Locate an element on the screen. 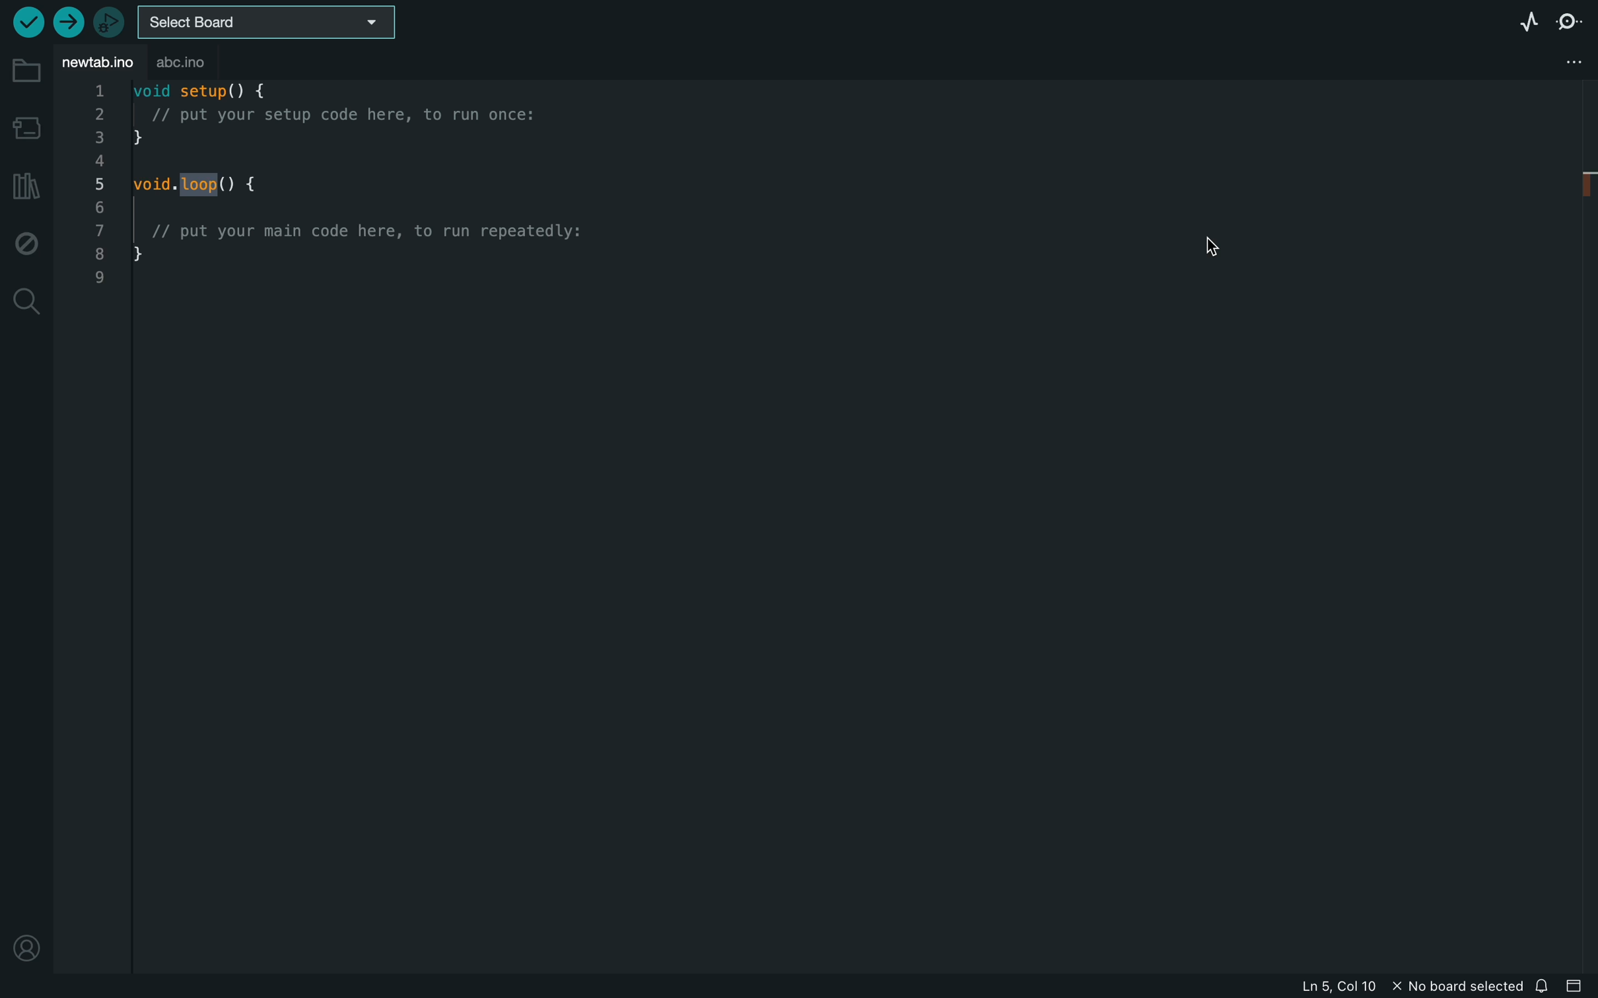  folder is located at coordinates (25, 72).